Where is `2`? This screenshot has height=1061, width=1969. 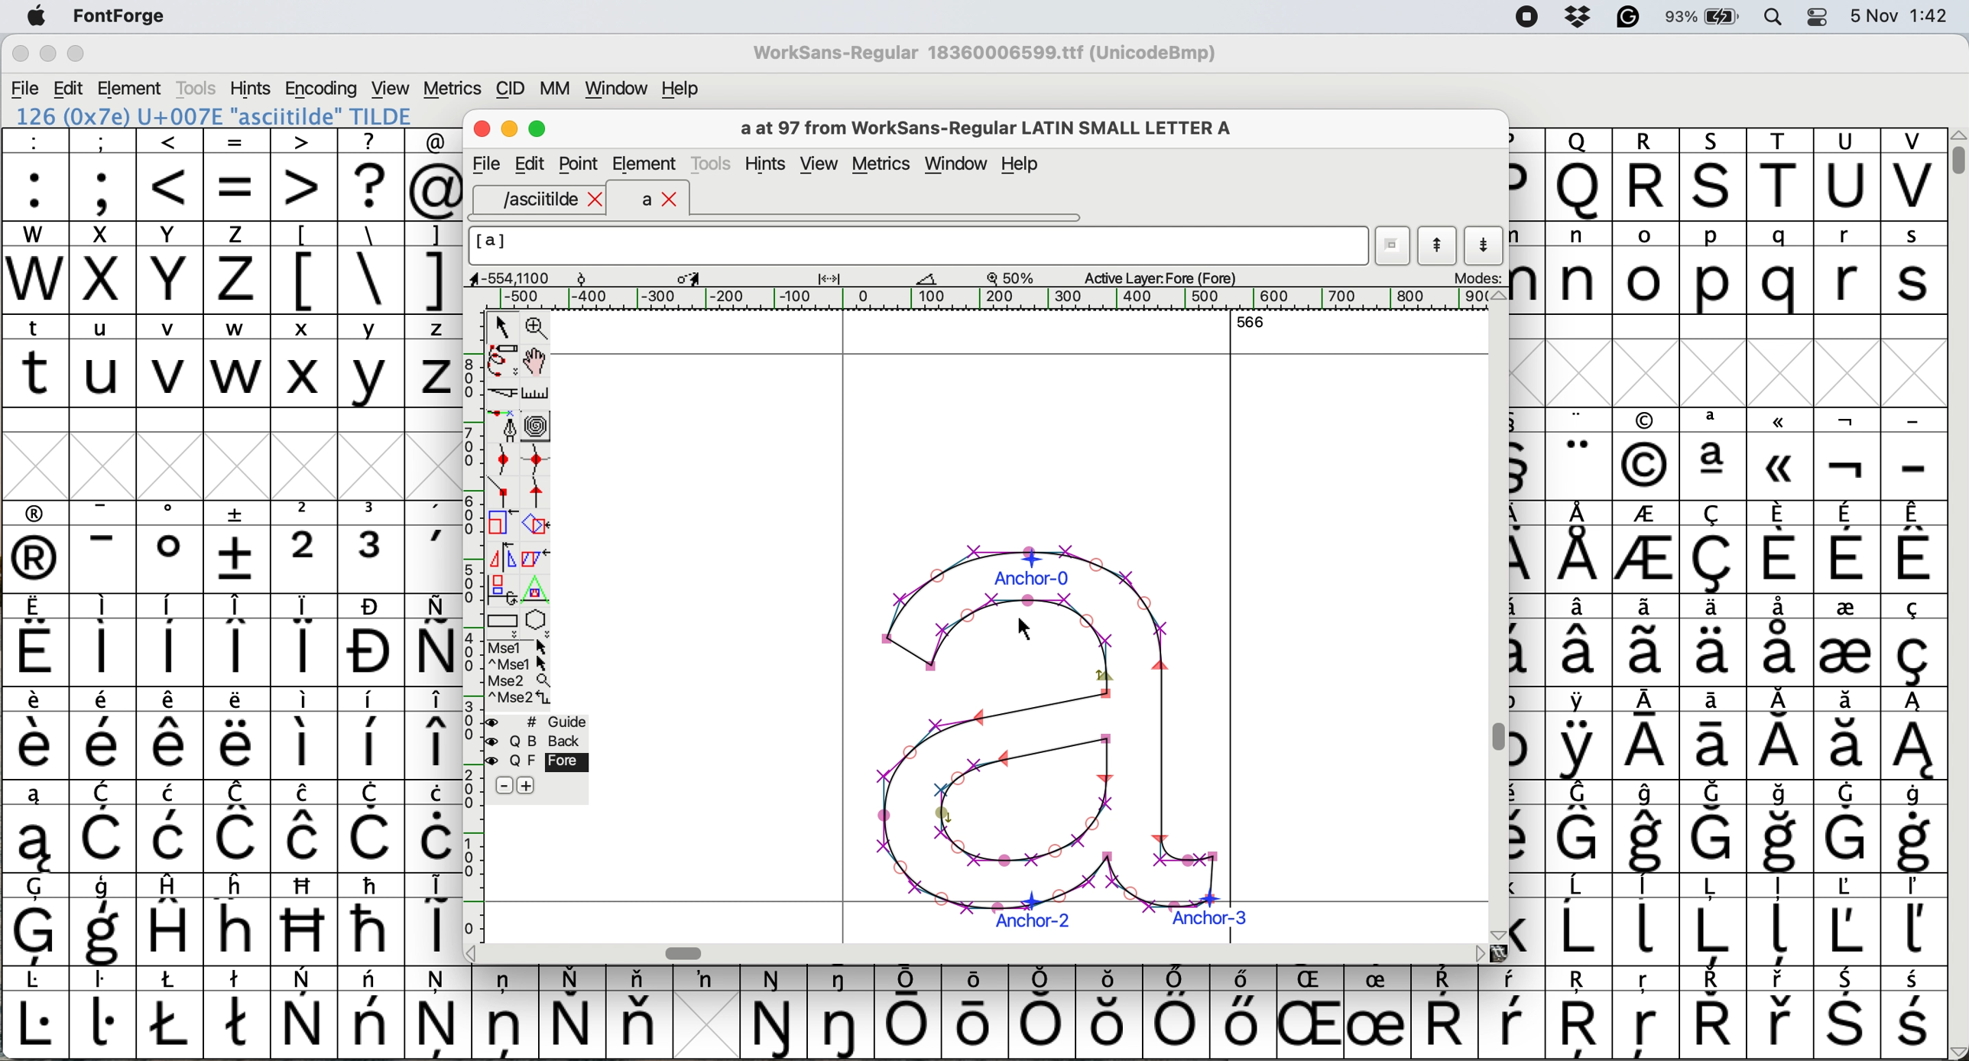
2 is located at coordinates (305, 547).